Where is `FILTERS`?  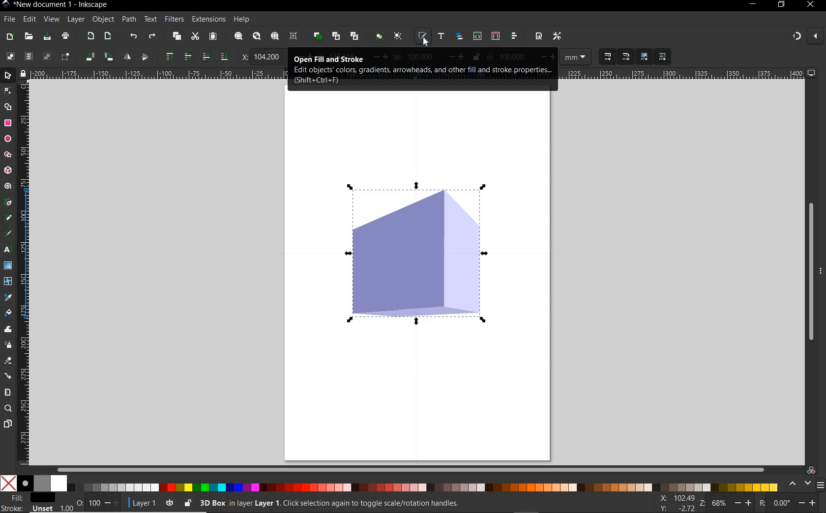 FILTERS is located at coordinates (174, 18).